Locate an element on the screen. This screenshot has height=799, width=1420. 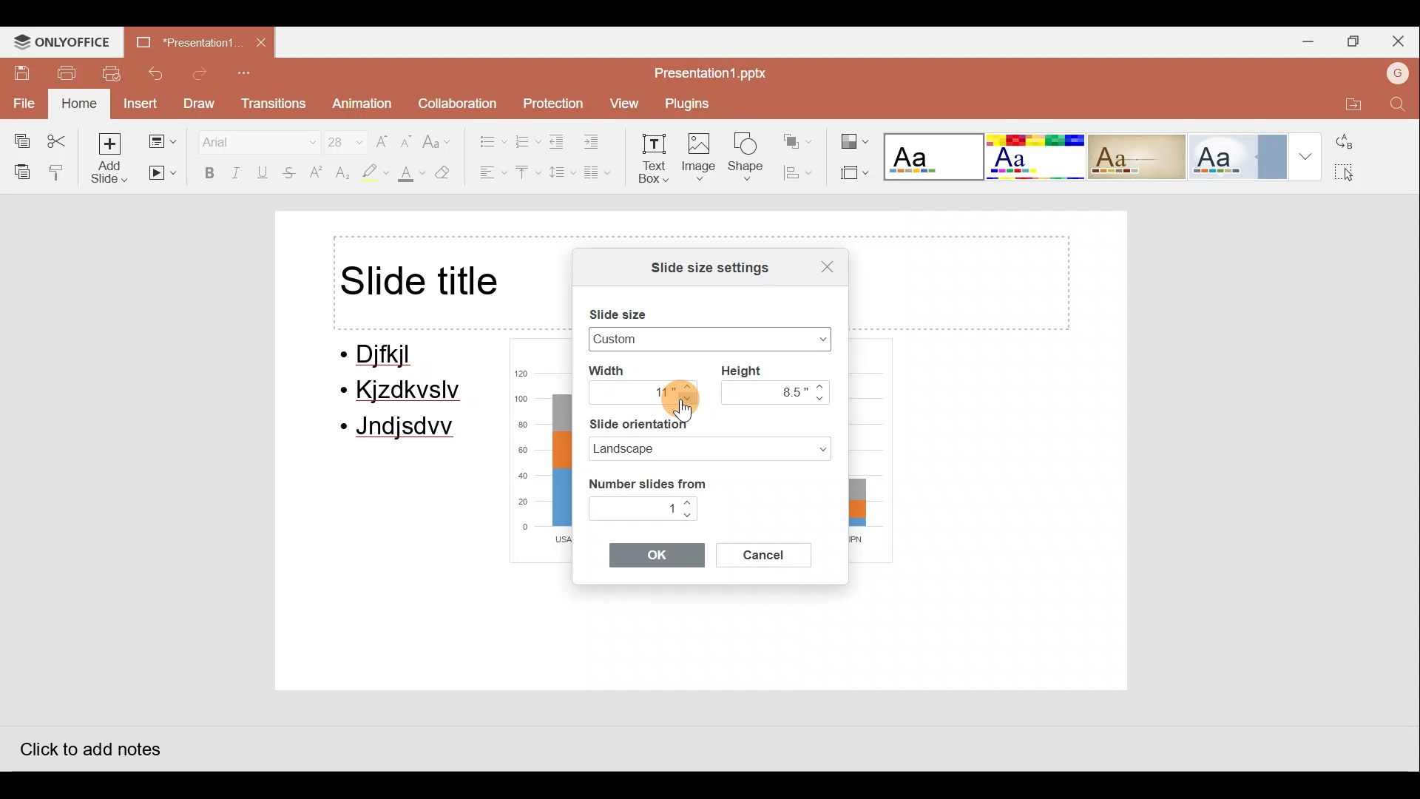
Change slide layout is located at coordinates (161, 138).